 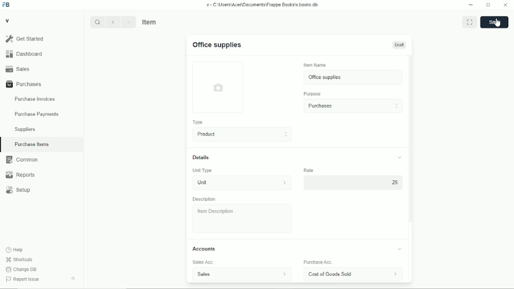 What do you see at coordinates (18, 69) in the screenshot?
I see `sales` at bounding box center [18, 69].